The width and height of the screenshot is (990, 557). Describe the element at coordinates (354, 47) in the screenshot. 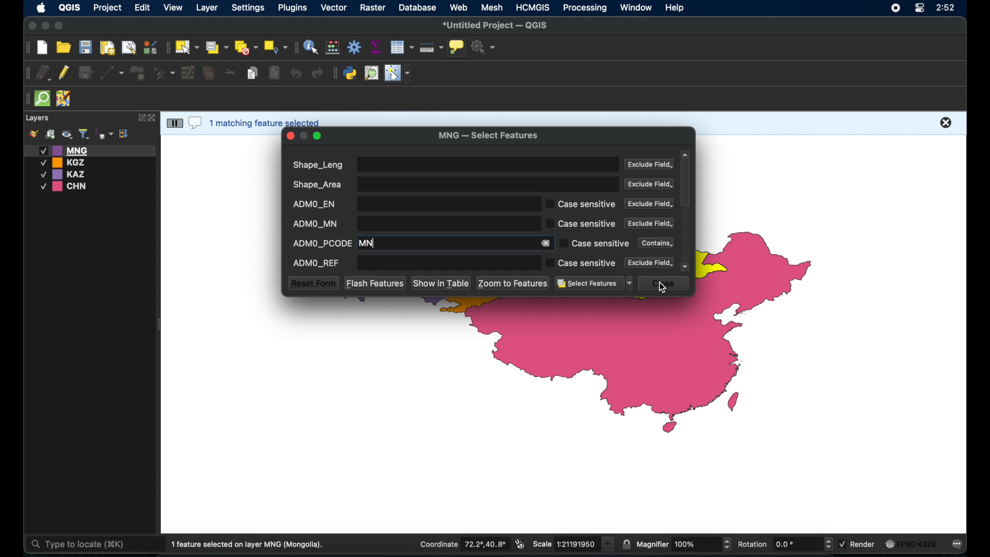

I see `toolbox` at that location.